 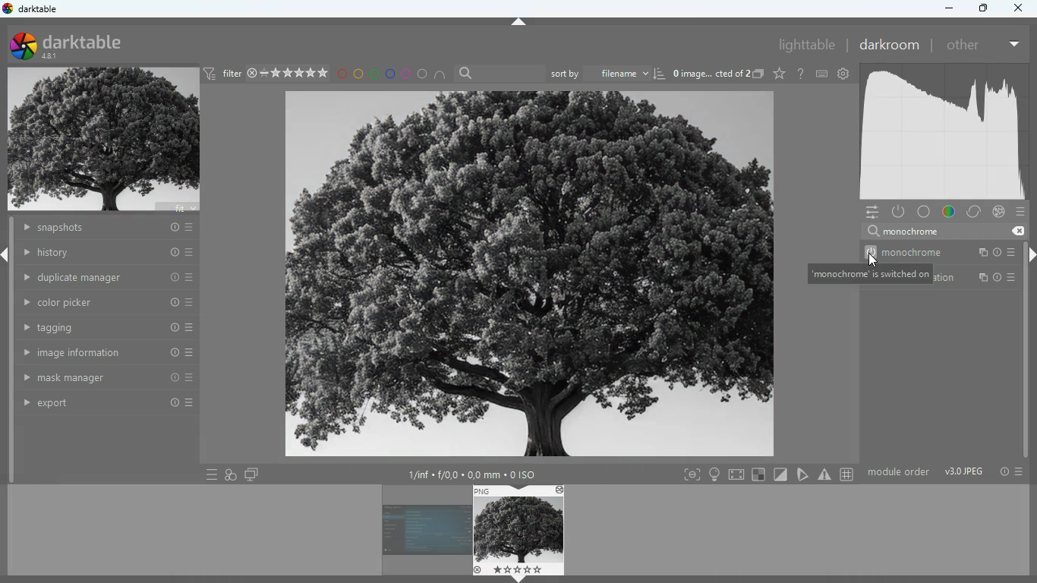 What do you see at coordinates (357, 74) in the screenshot?
I see `yellow` at bounding box center [357, 74].